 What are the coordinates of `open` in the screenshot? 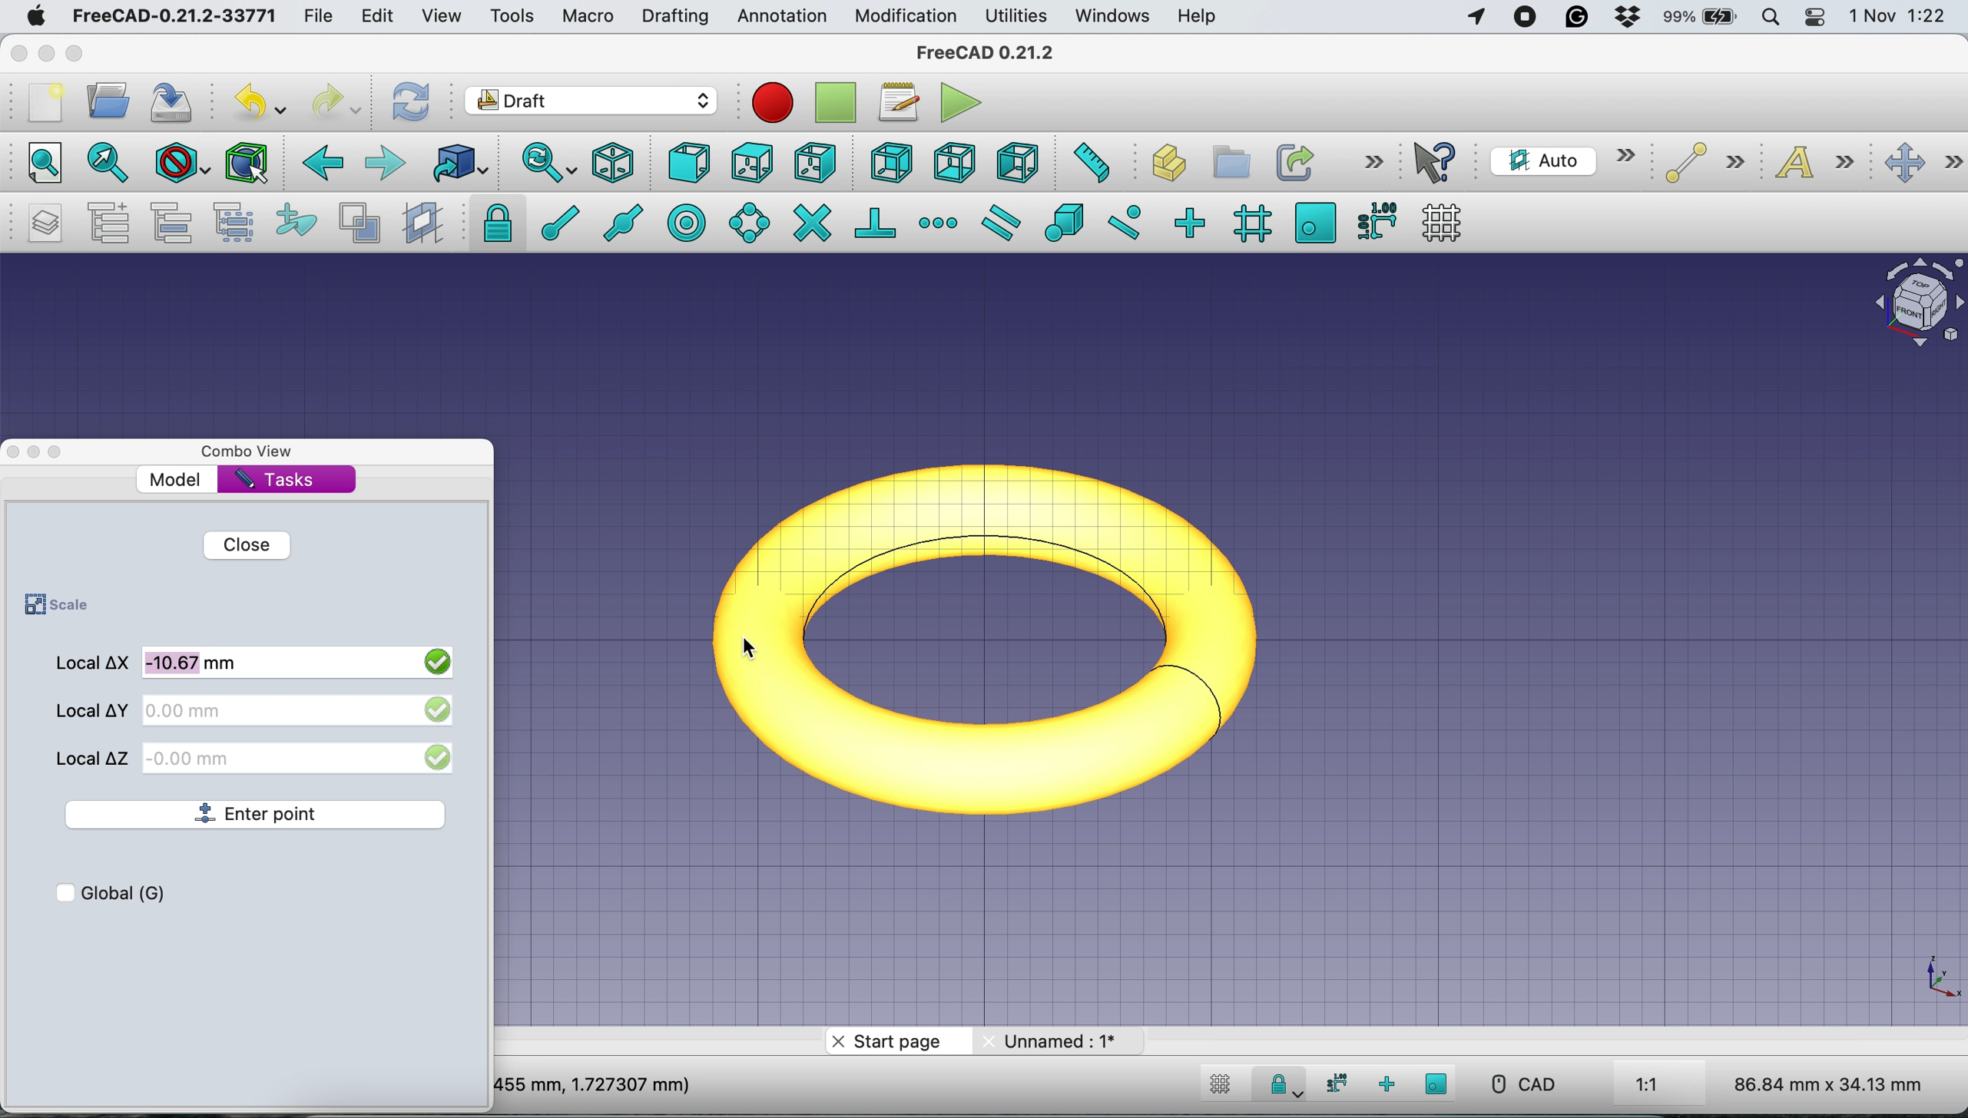 It's located at (108, 104).